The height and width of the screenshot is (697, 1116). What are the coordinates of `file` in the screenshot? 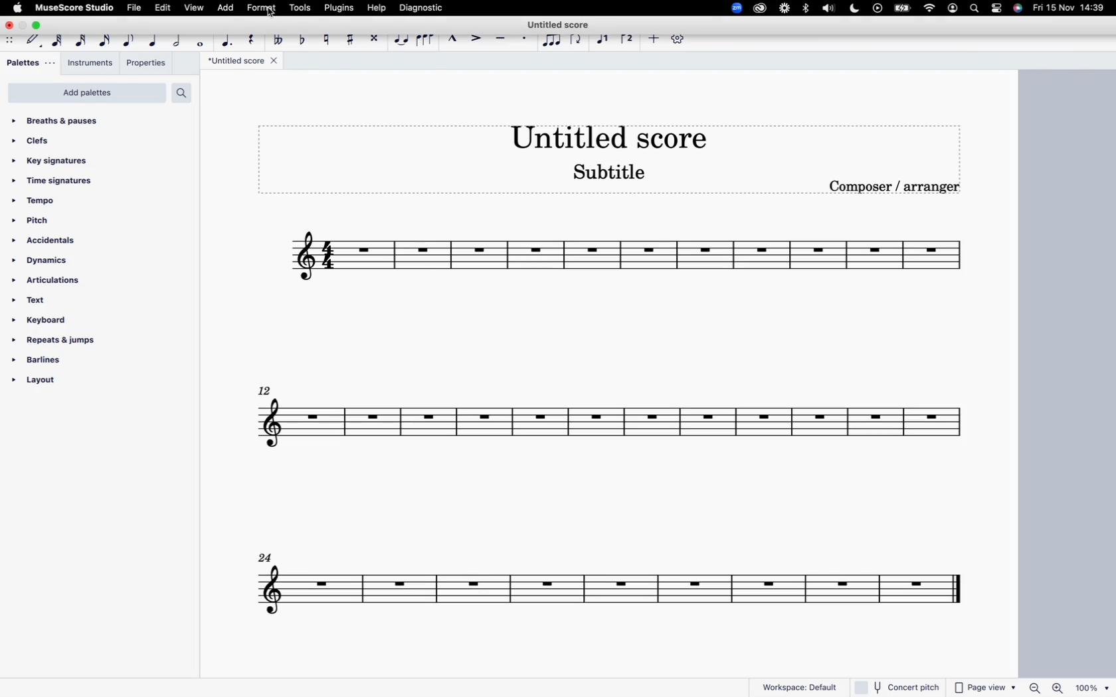 It's located at (133, 9).